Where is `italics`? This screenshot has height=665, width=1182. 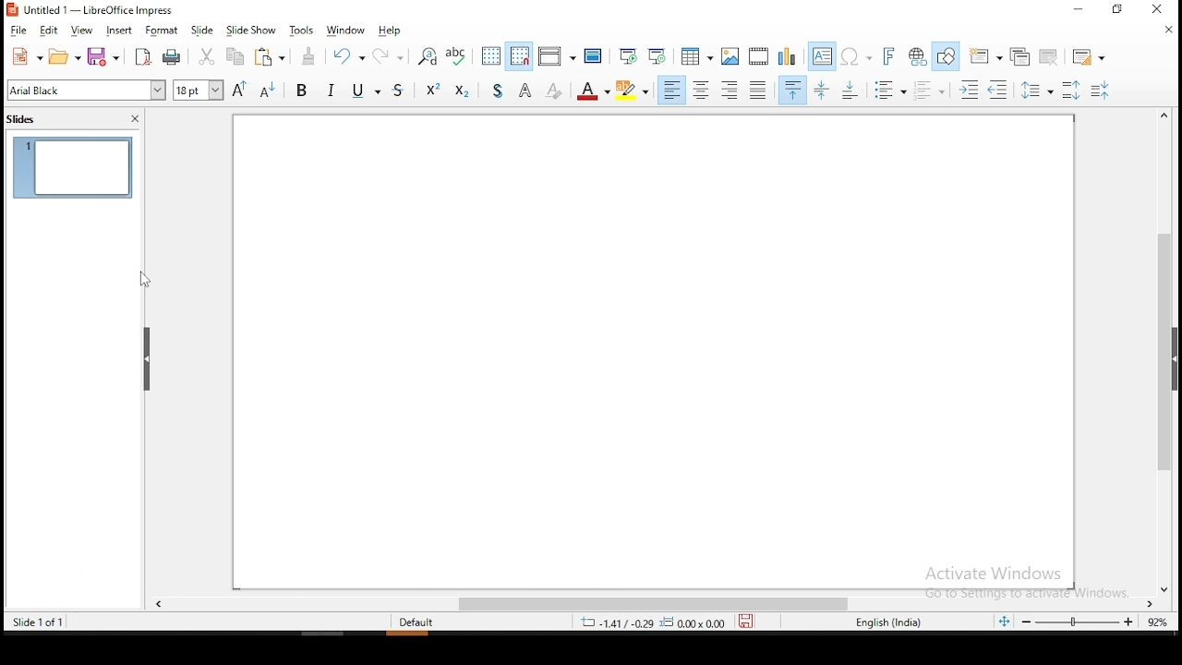
italics is located at coordinates (334, 91).